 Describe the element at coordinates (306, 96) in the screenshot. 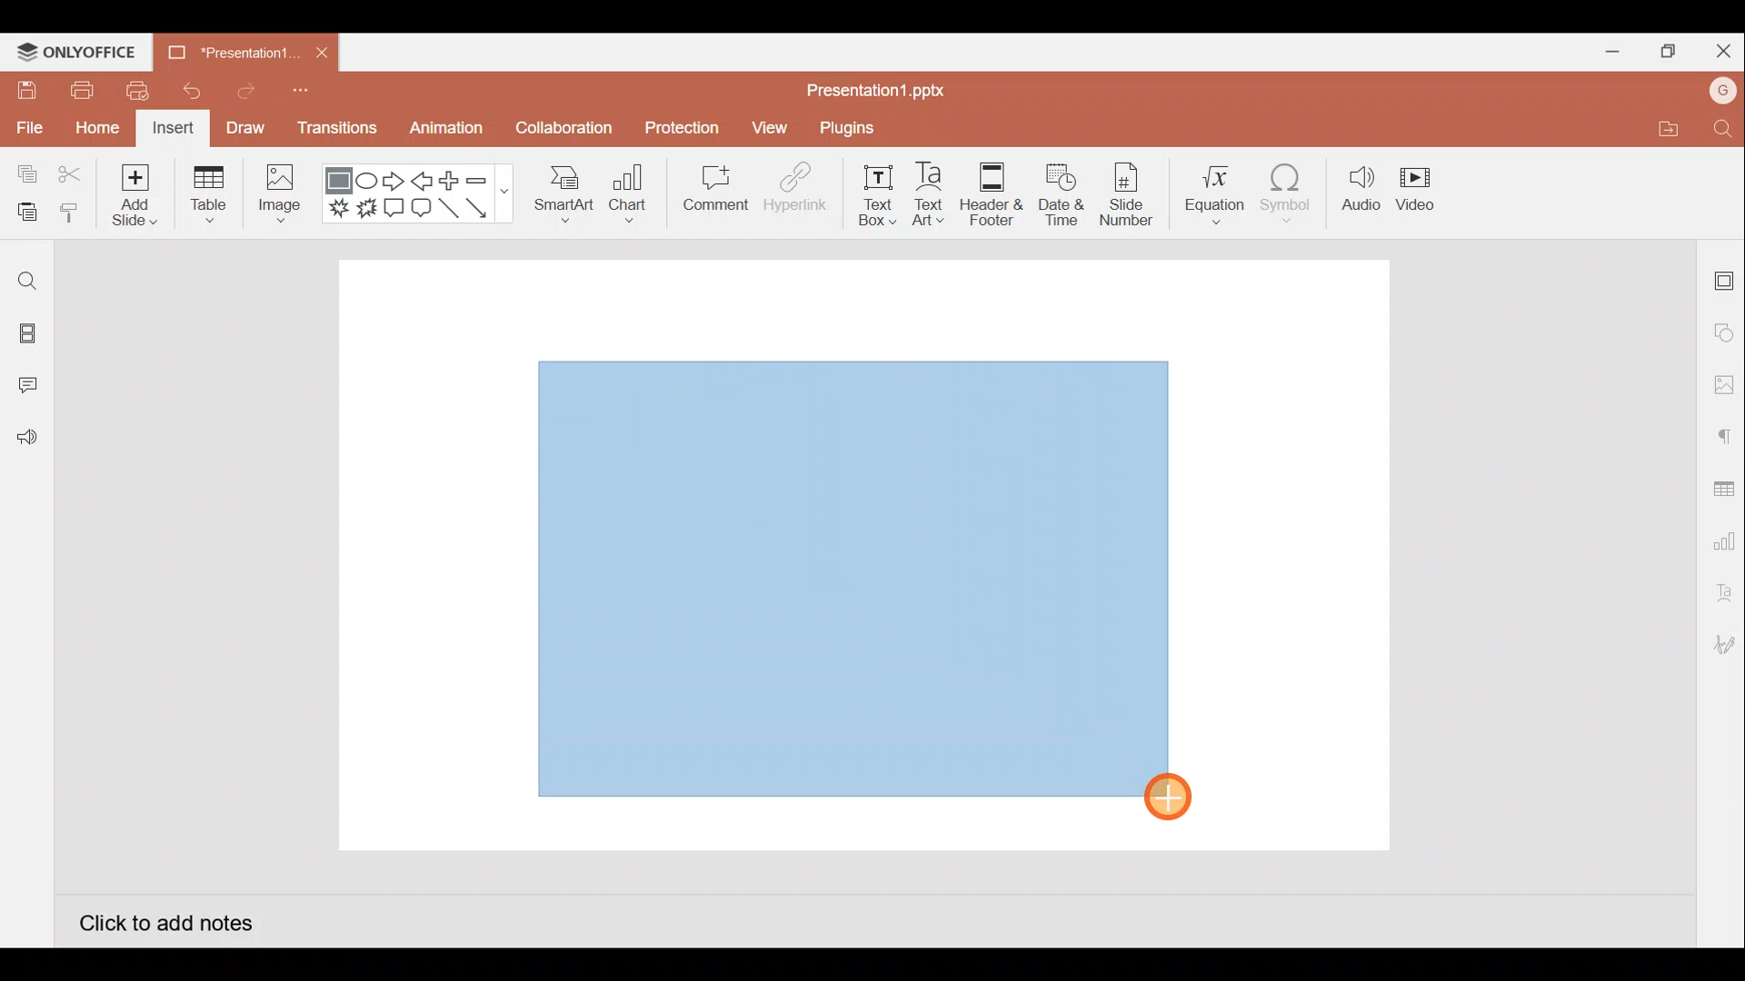

I see `Customize quick access toolbar` at that location.